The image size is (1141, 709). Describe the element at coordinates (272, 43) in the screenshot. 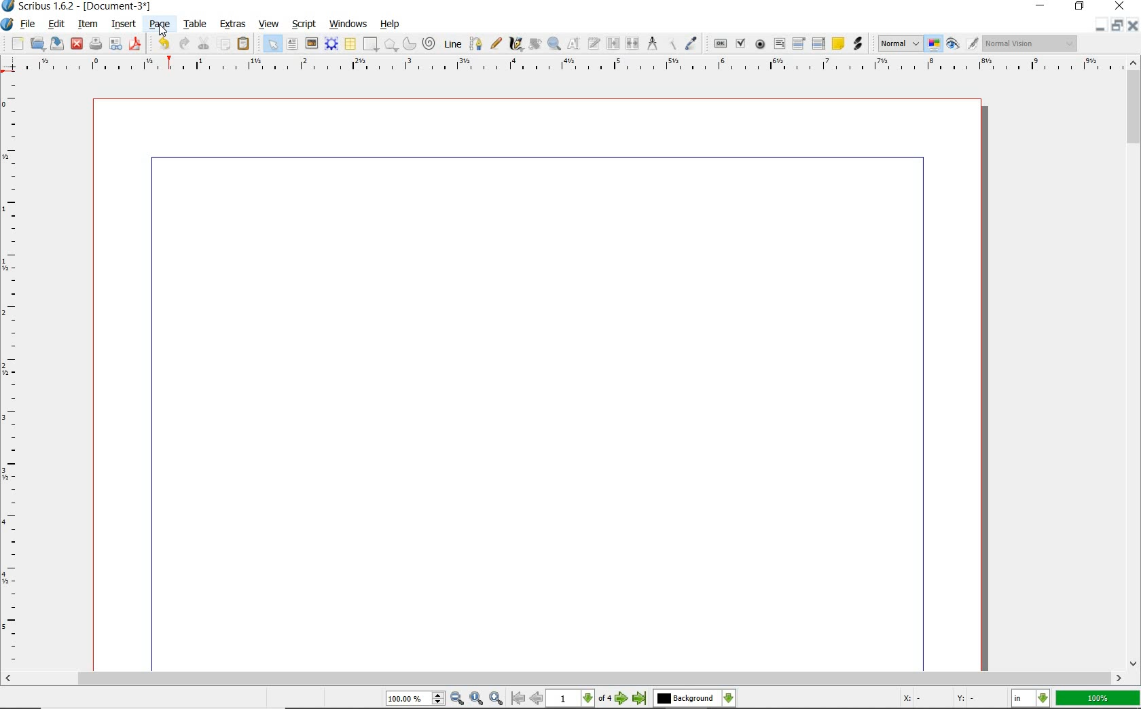

I see `select` at that location.